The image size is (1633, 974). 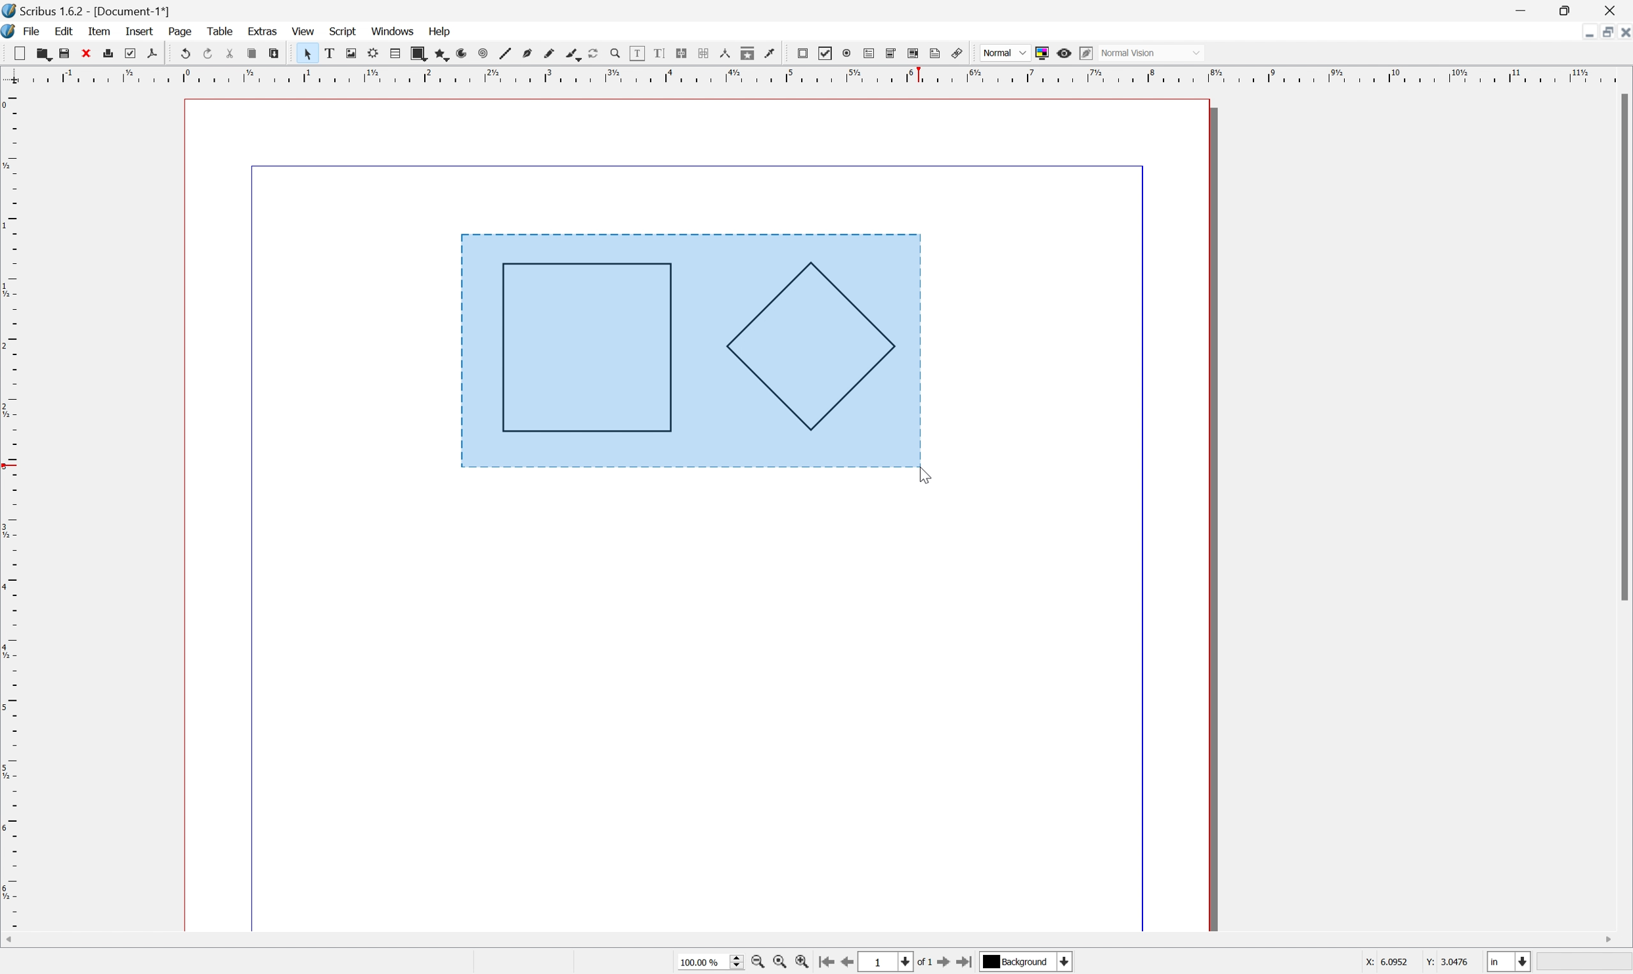 What do you see at coordinates (504, 53) in the screenshot?
I see `line` at bounding box center [504, 53].